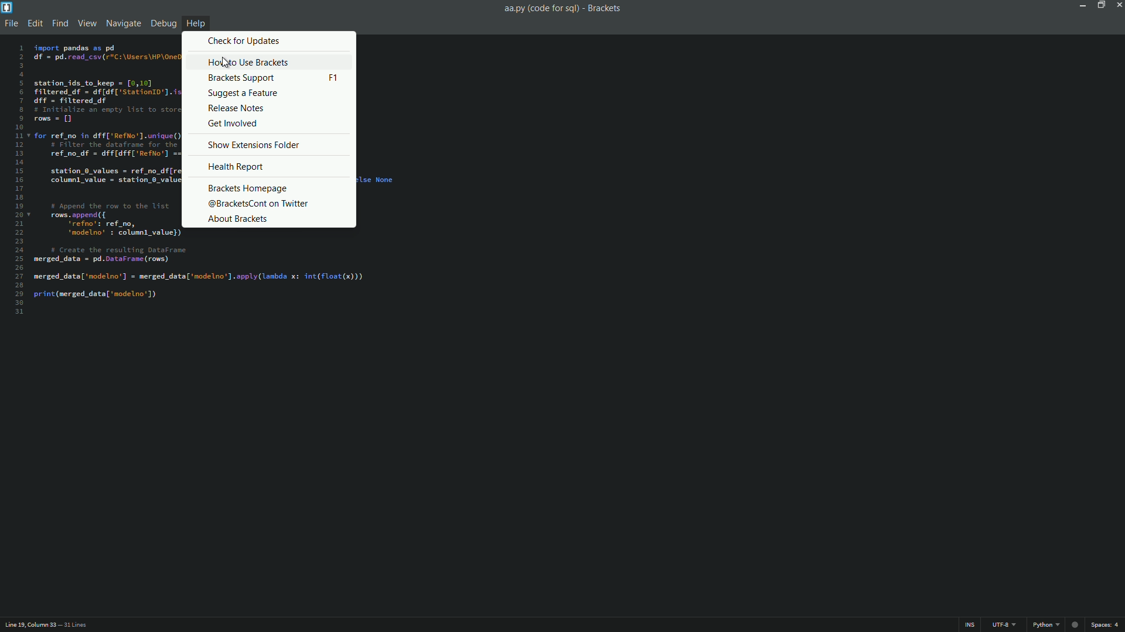  Describe the element at coordinates (236, 167) in the screenshot. I see `health report` at that location.